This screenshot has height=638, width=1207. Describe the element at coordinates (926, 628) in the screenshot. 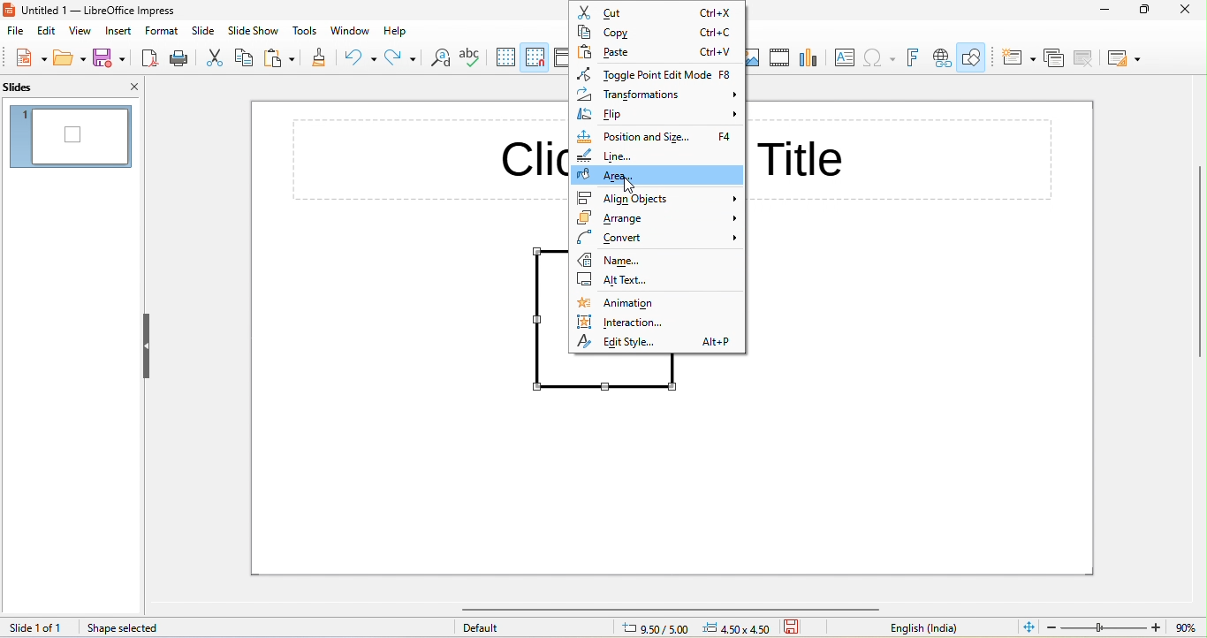

I see `english` at that location.